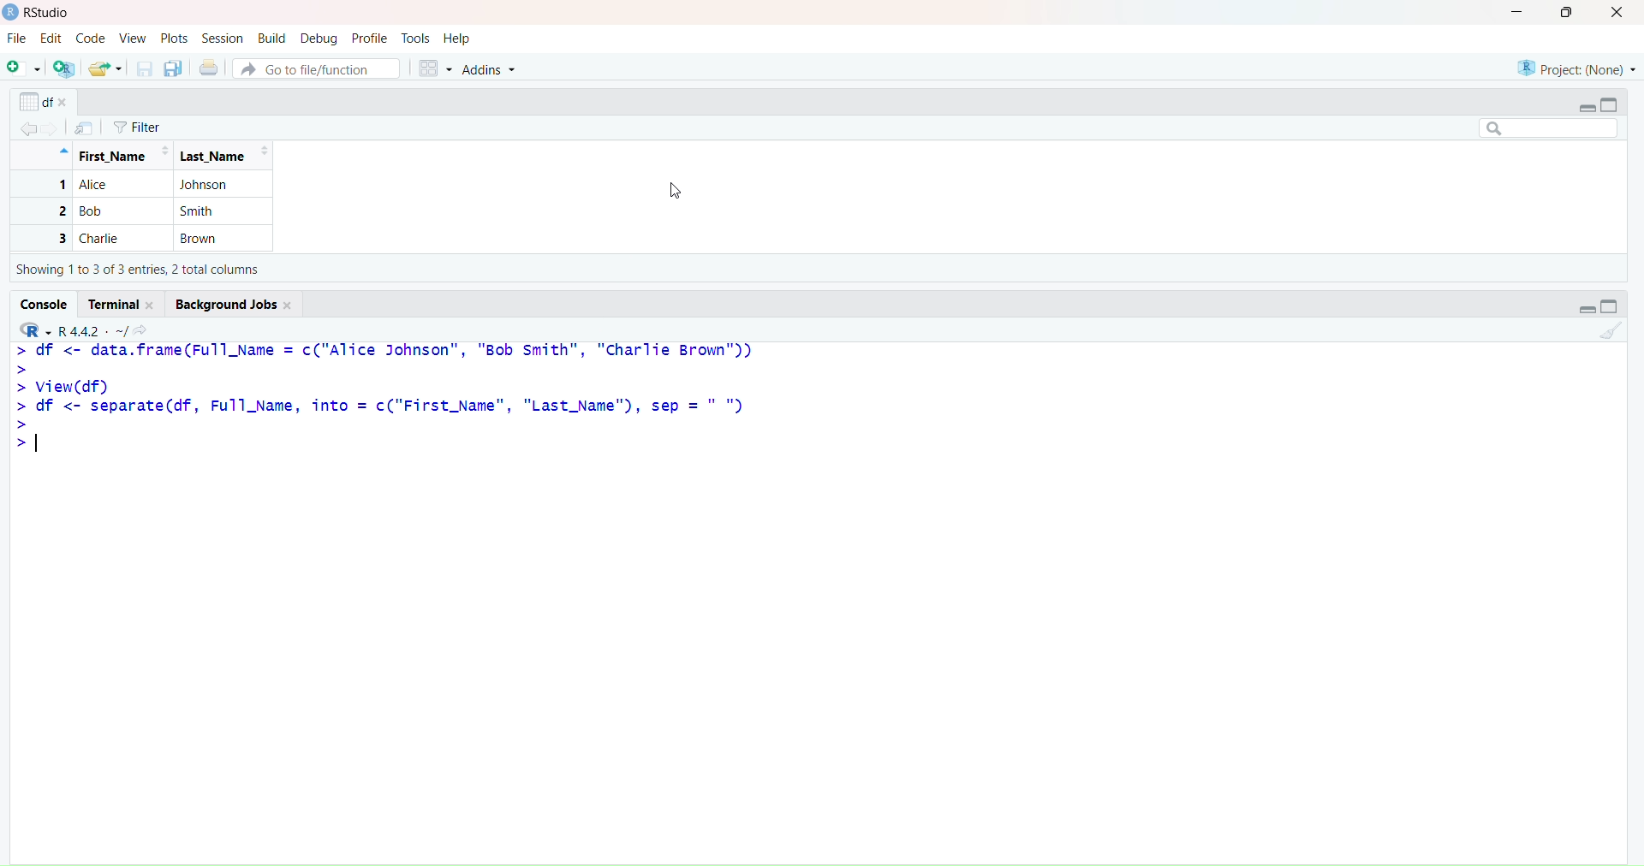 Image resolution: width=1644 pixels, height=866 pixels. What do you see at coordinates (46, 303) in the screenshot?
I see `Console` at bounding box center [46, 303].